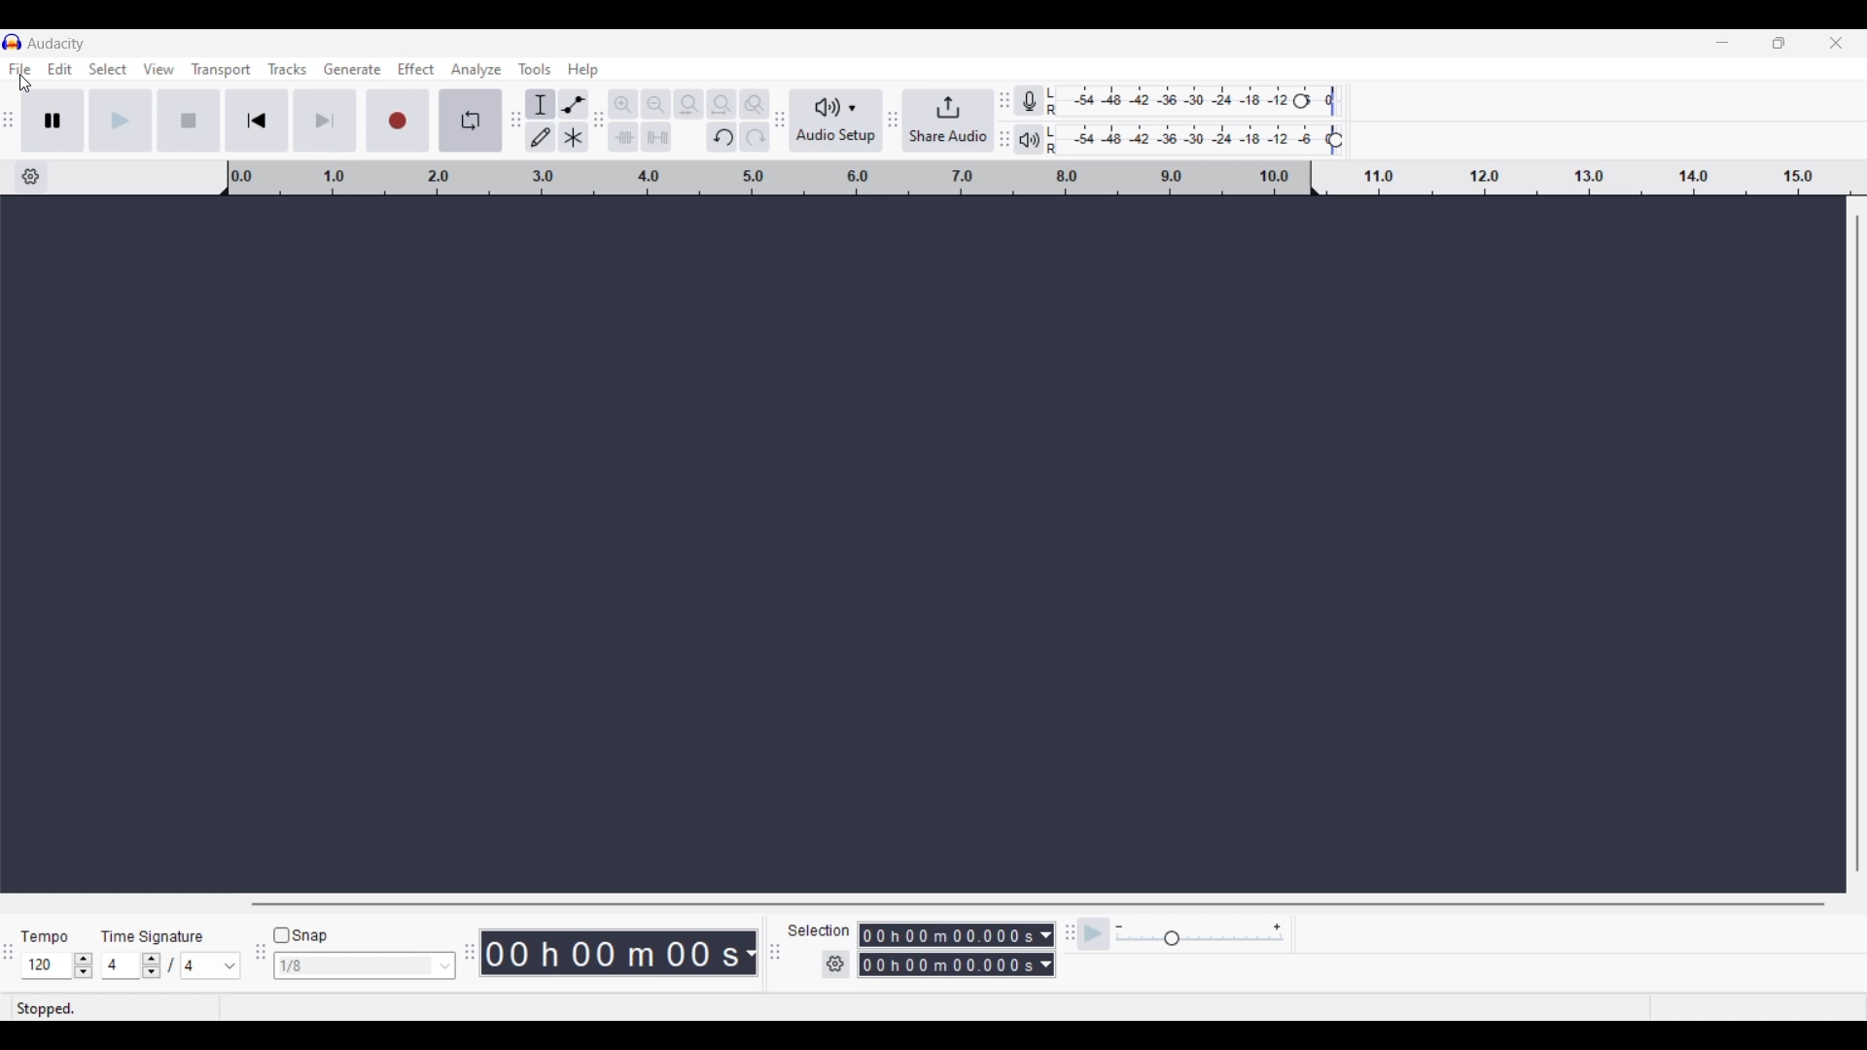 Image resolution: width=1867 pixels, height=1050 pixels. Describe the element at coordinates (751, 138) in the screenshot. I see `Redo` at that location.